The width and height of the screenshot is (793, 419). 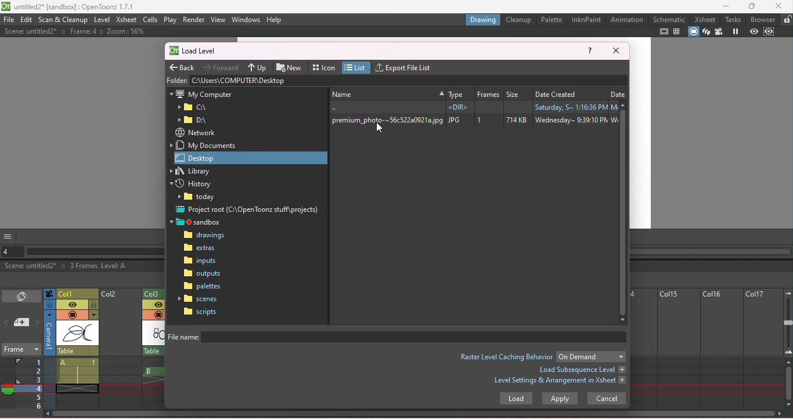 What do you see at coordinates (150, 19) in the screenshot?
I see `Cells` at bounding box center [150, 19].